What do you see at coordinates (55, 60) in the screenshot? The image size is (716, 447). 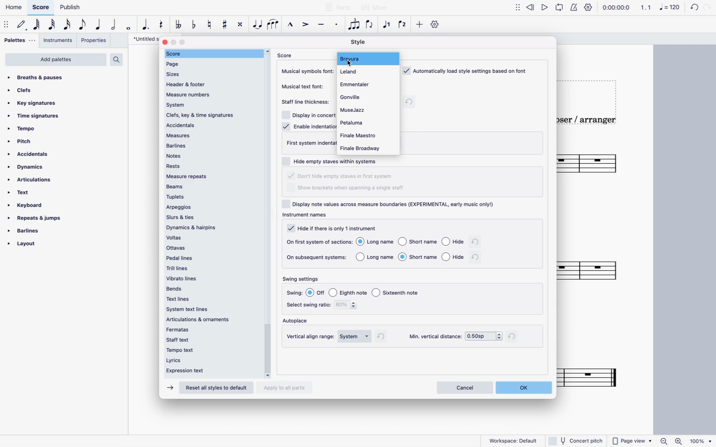 I see `add palettes` at bounding box center [55, 60].